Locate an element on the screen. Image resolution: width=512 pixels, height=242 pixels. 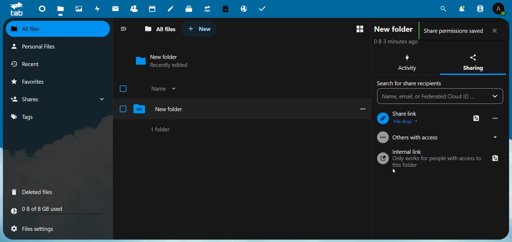
Folder Logo is located at coordinates (140, 109).